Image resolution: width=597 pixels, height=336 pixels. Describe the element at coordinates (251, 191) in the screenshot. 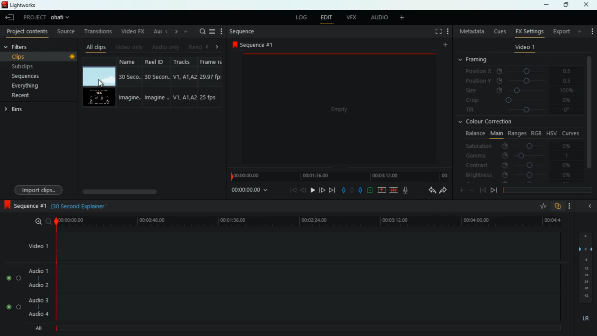

I see `time` at that location.